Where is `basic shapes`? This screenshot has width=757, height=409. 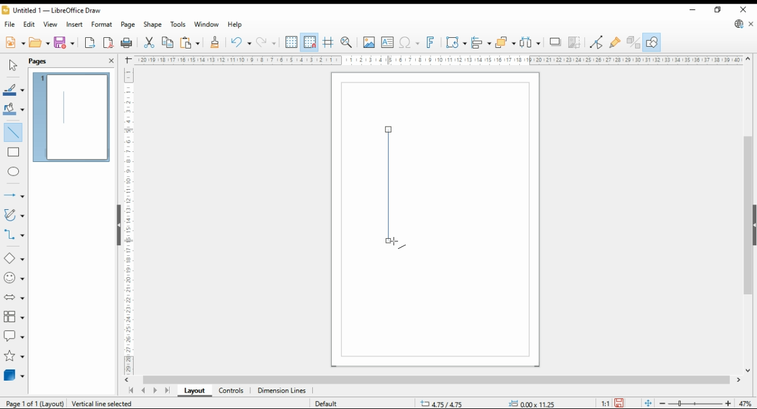 basic shapes is located at coordinates (13, 258).